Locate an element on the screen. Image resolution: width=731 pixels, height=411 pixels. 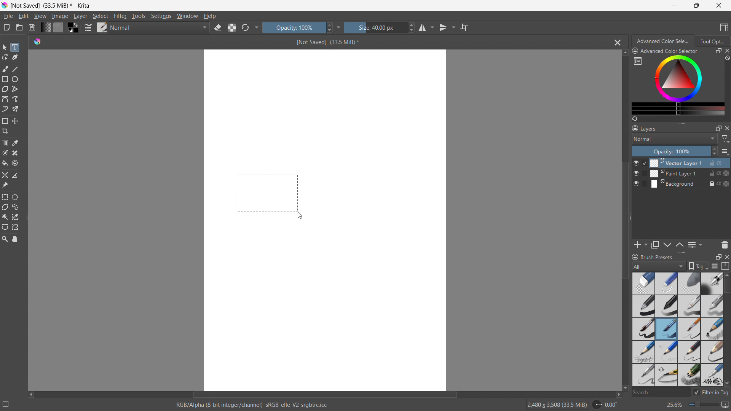
delete layer is located at coordinates (725, 244).